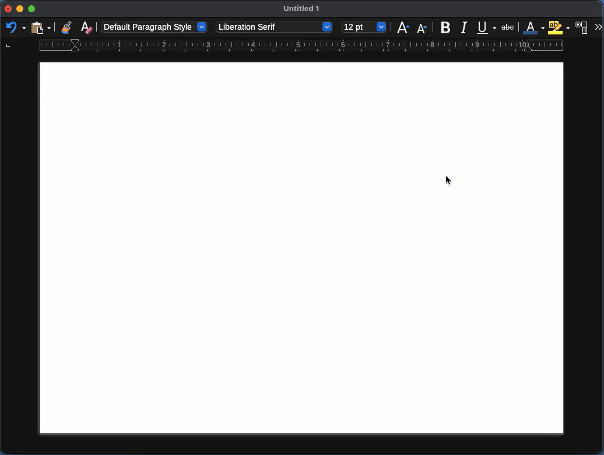 The image size is (604, 455). I want to click on Page, so click(301, 249).